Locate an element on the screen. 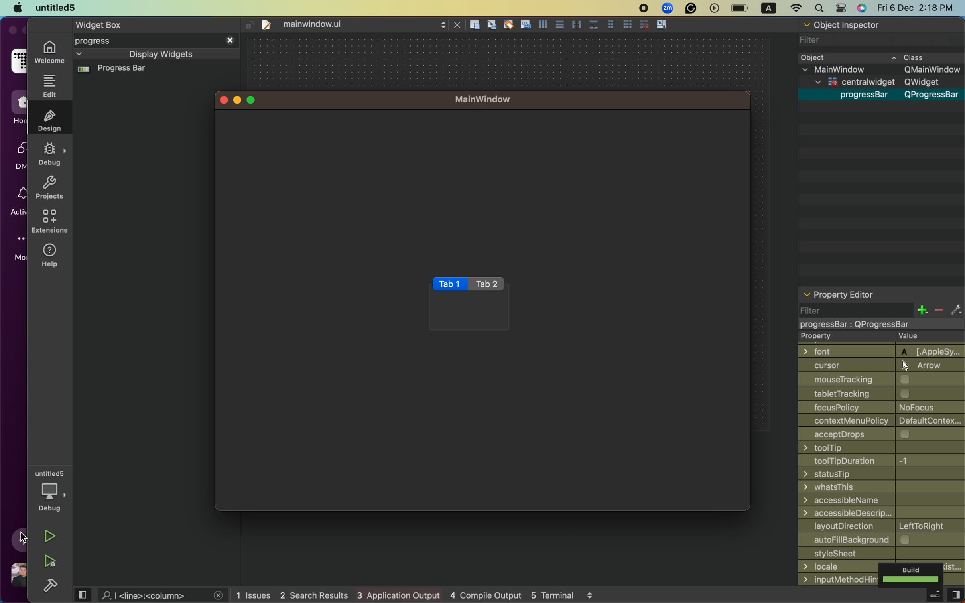 The width and height of the screenshot is (965, 603). view is located at coordinates (955, 595).